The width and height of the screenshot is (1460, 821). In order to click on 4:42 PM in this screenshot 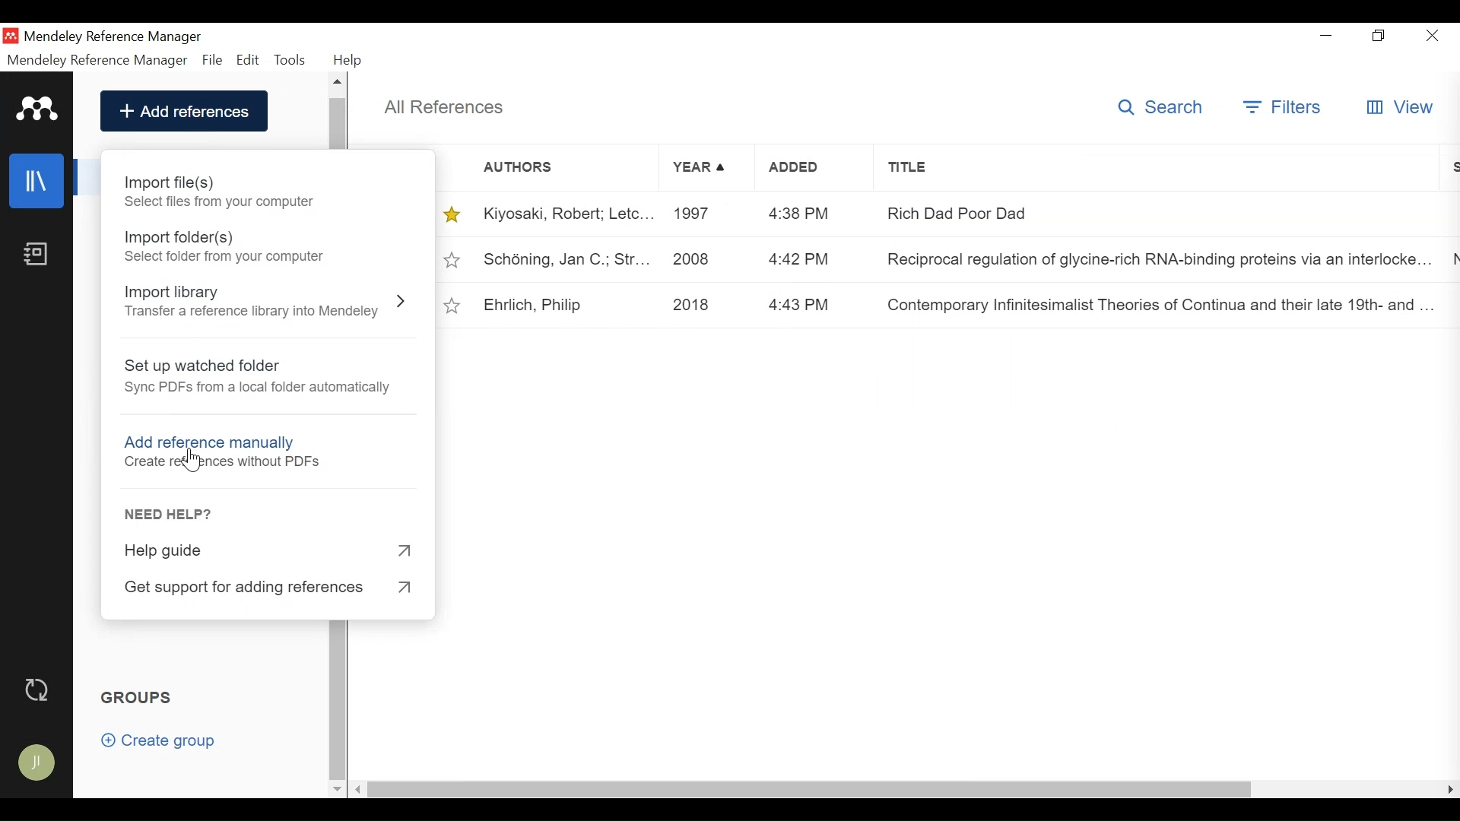, I will do `click(810, 259)`.